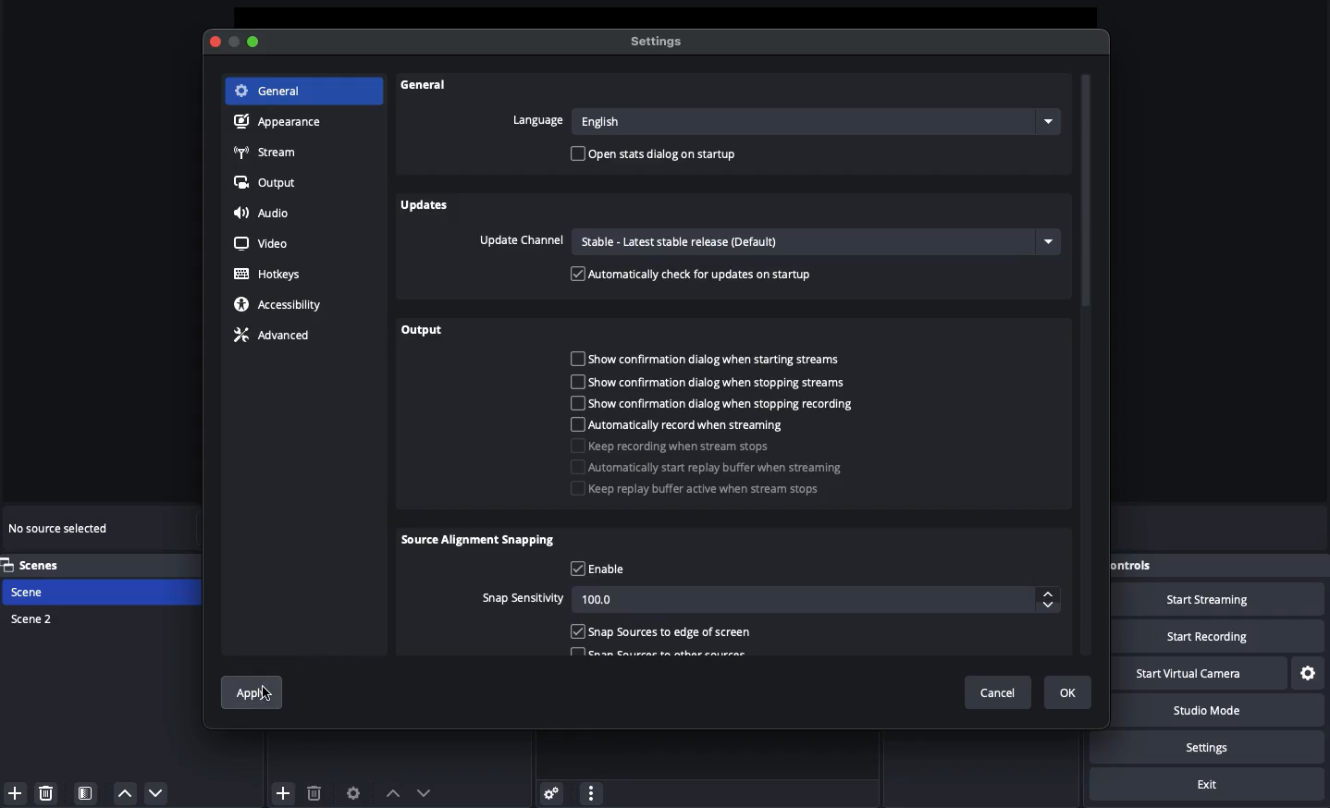 Image resolution: width=1330 pixels, height=808 pixels. Describe the element at coordinates (599, 569) in the screenshot. I see `Enable` at that location.